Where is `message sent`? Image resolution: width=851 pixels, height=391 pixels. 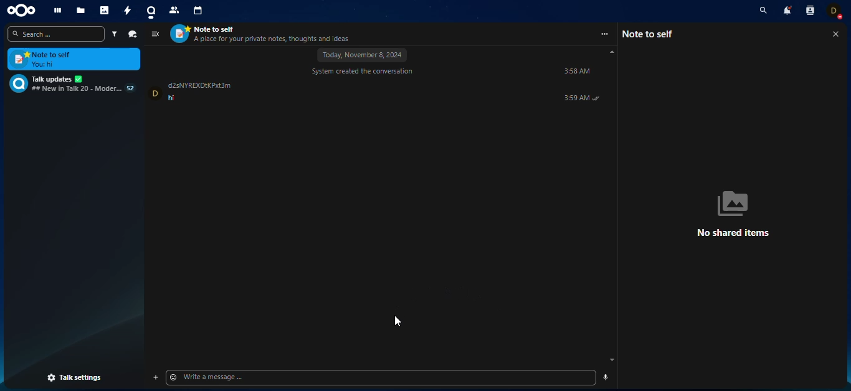
message sent is located at coordinates (47, 65).